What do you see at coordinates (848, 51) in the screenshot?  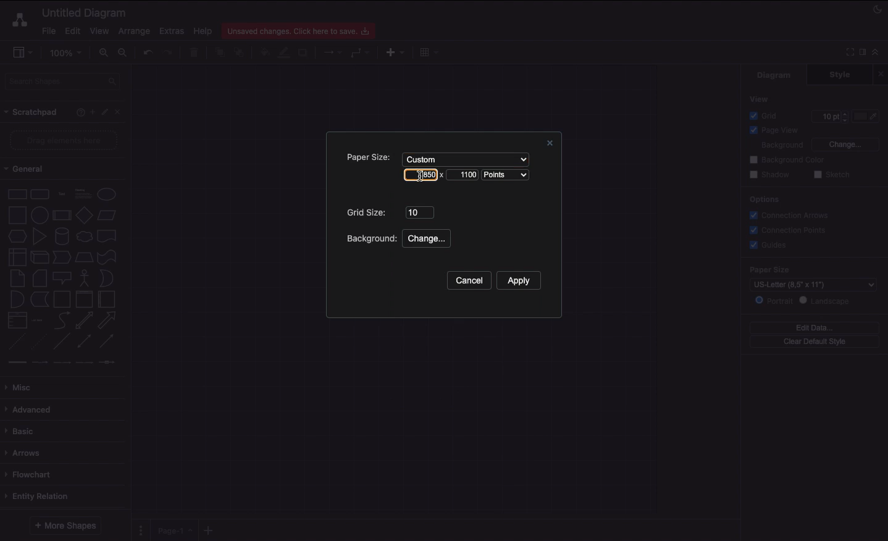 I see `Full screen` at bounding box center [848, 51].